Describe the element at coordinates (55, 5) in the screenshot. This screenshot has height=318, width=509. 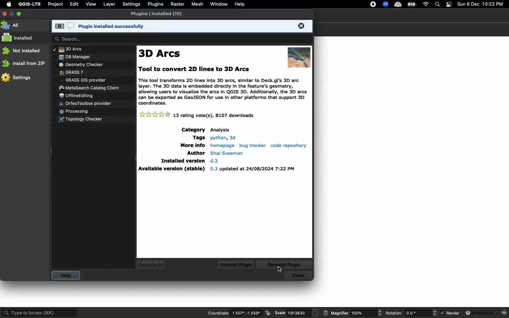
I see `Project` at that location.